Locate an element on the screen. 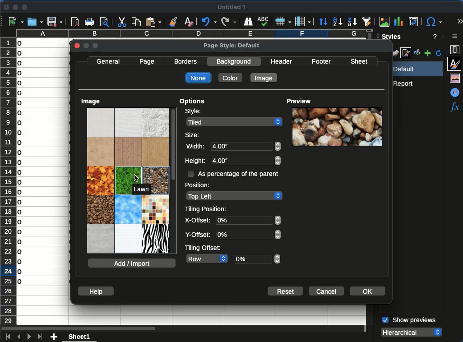 The width and height of the screenshot is (463, 342). spell check is located at coordinates (263, 22).